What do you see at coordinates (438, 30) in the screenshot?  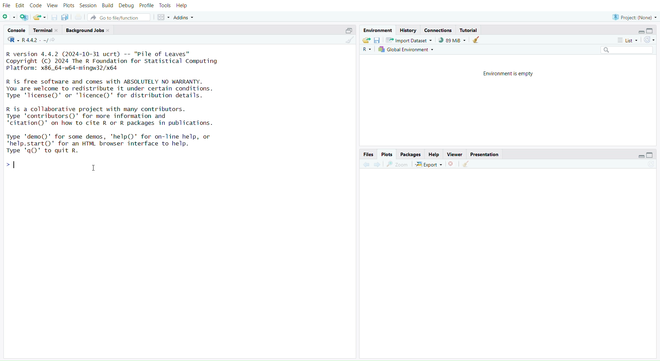 I see `Connections` at bounding box center [438, 30].